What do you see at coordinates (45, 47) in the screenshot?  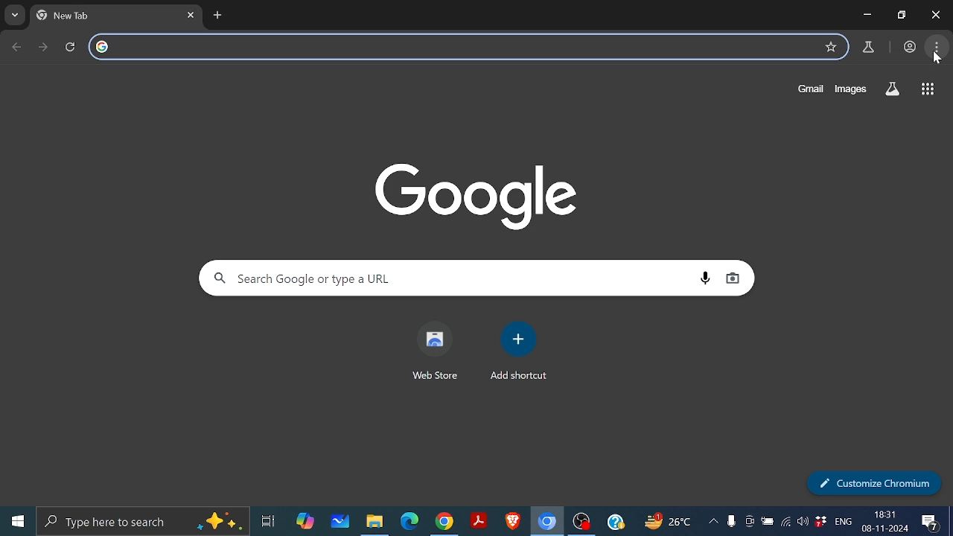 I see `Go to next page` at bounding box center [45, 47].